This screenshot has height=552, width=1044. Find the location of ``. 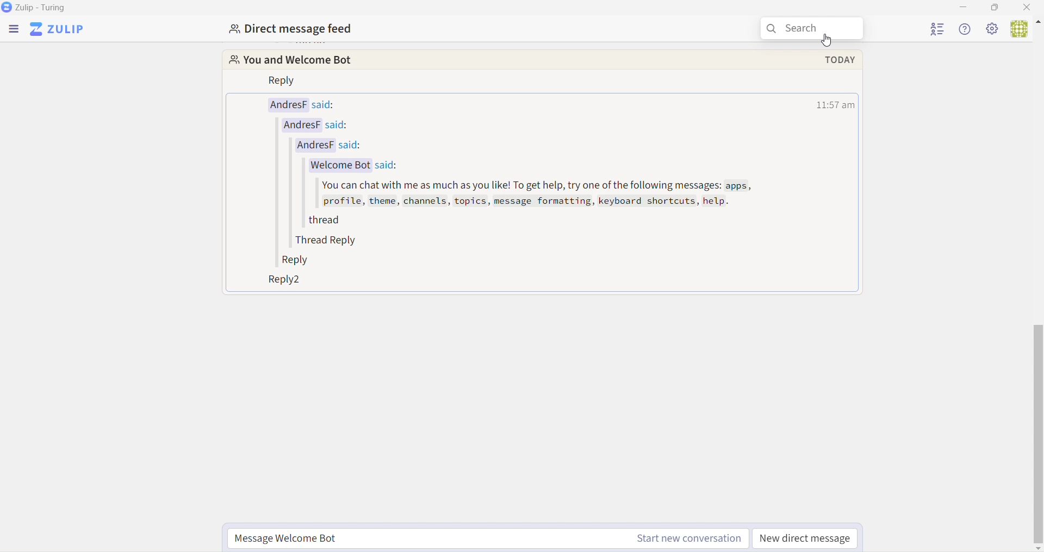

 is located at coordinates (960, 7).